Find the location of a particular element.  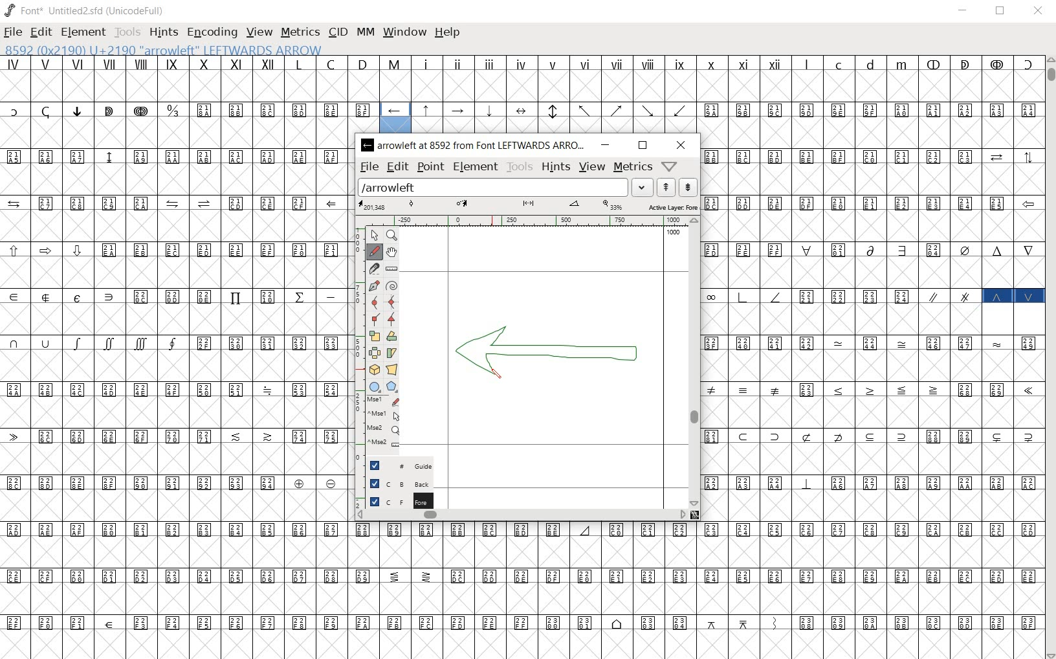

restore is located at coordinates (643, 146).